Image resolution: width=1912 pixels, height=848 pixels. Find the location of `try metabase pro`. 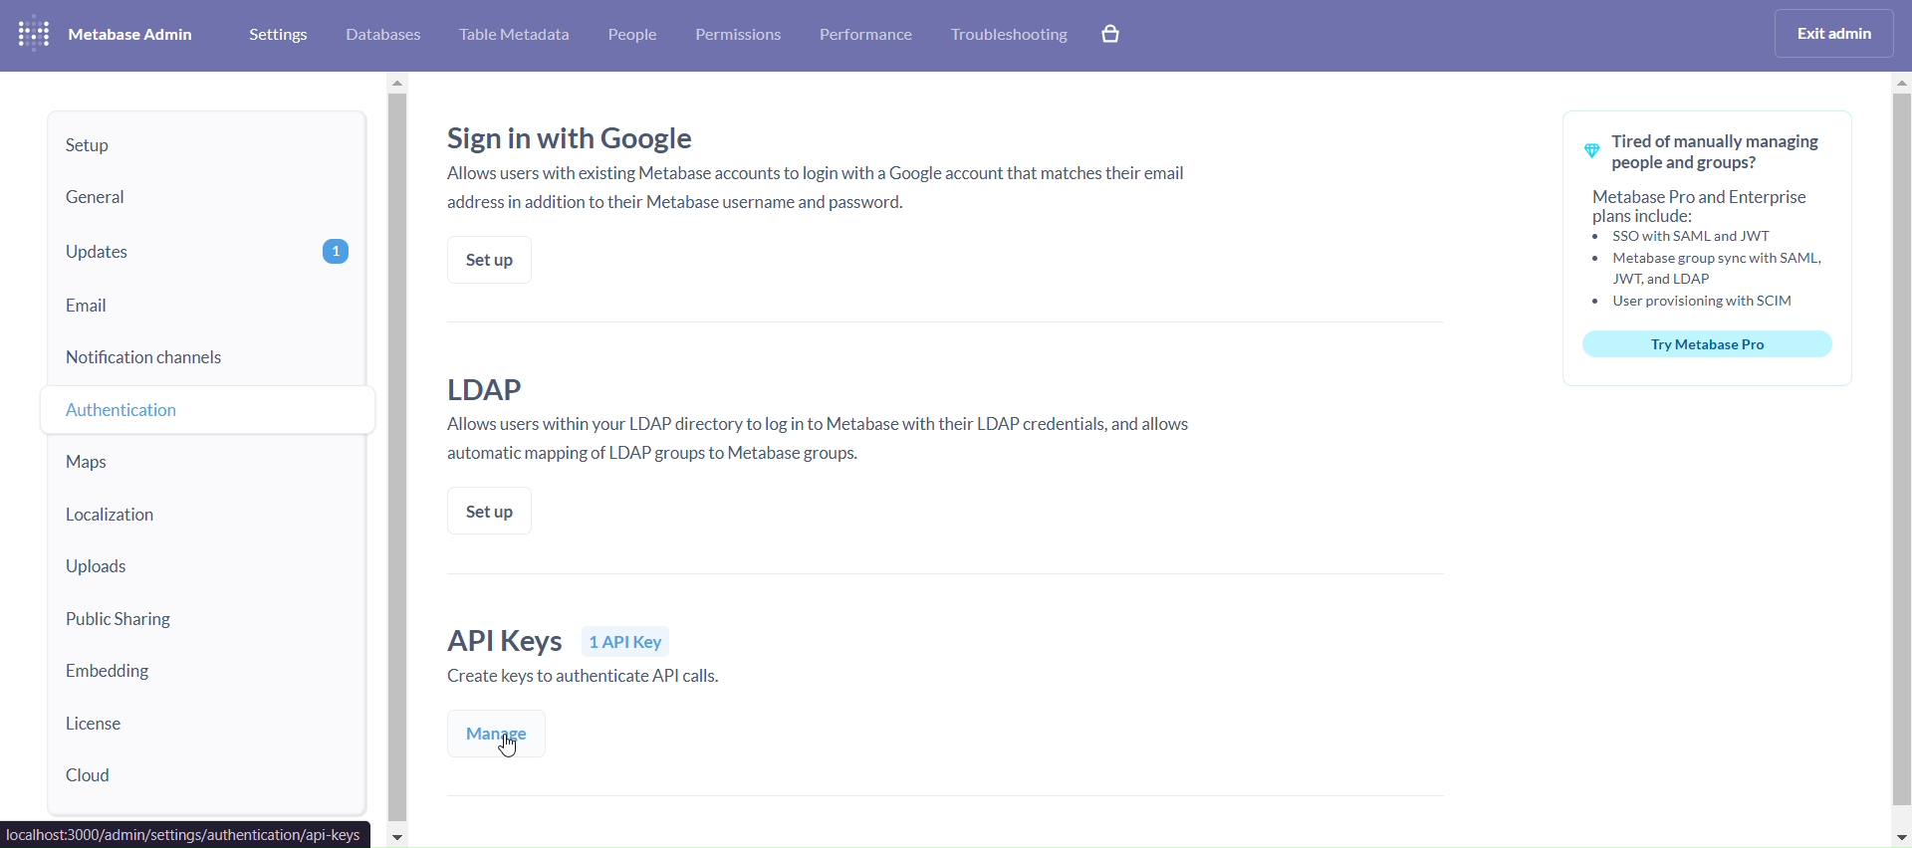

try metabase pro is located at coordinates (1711, 248).